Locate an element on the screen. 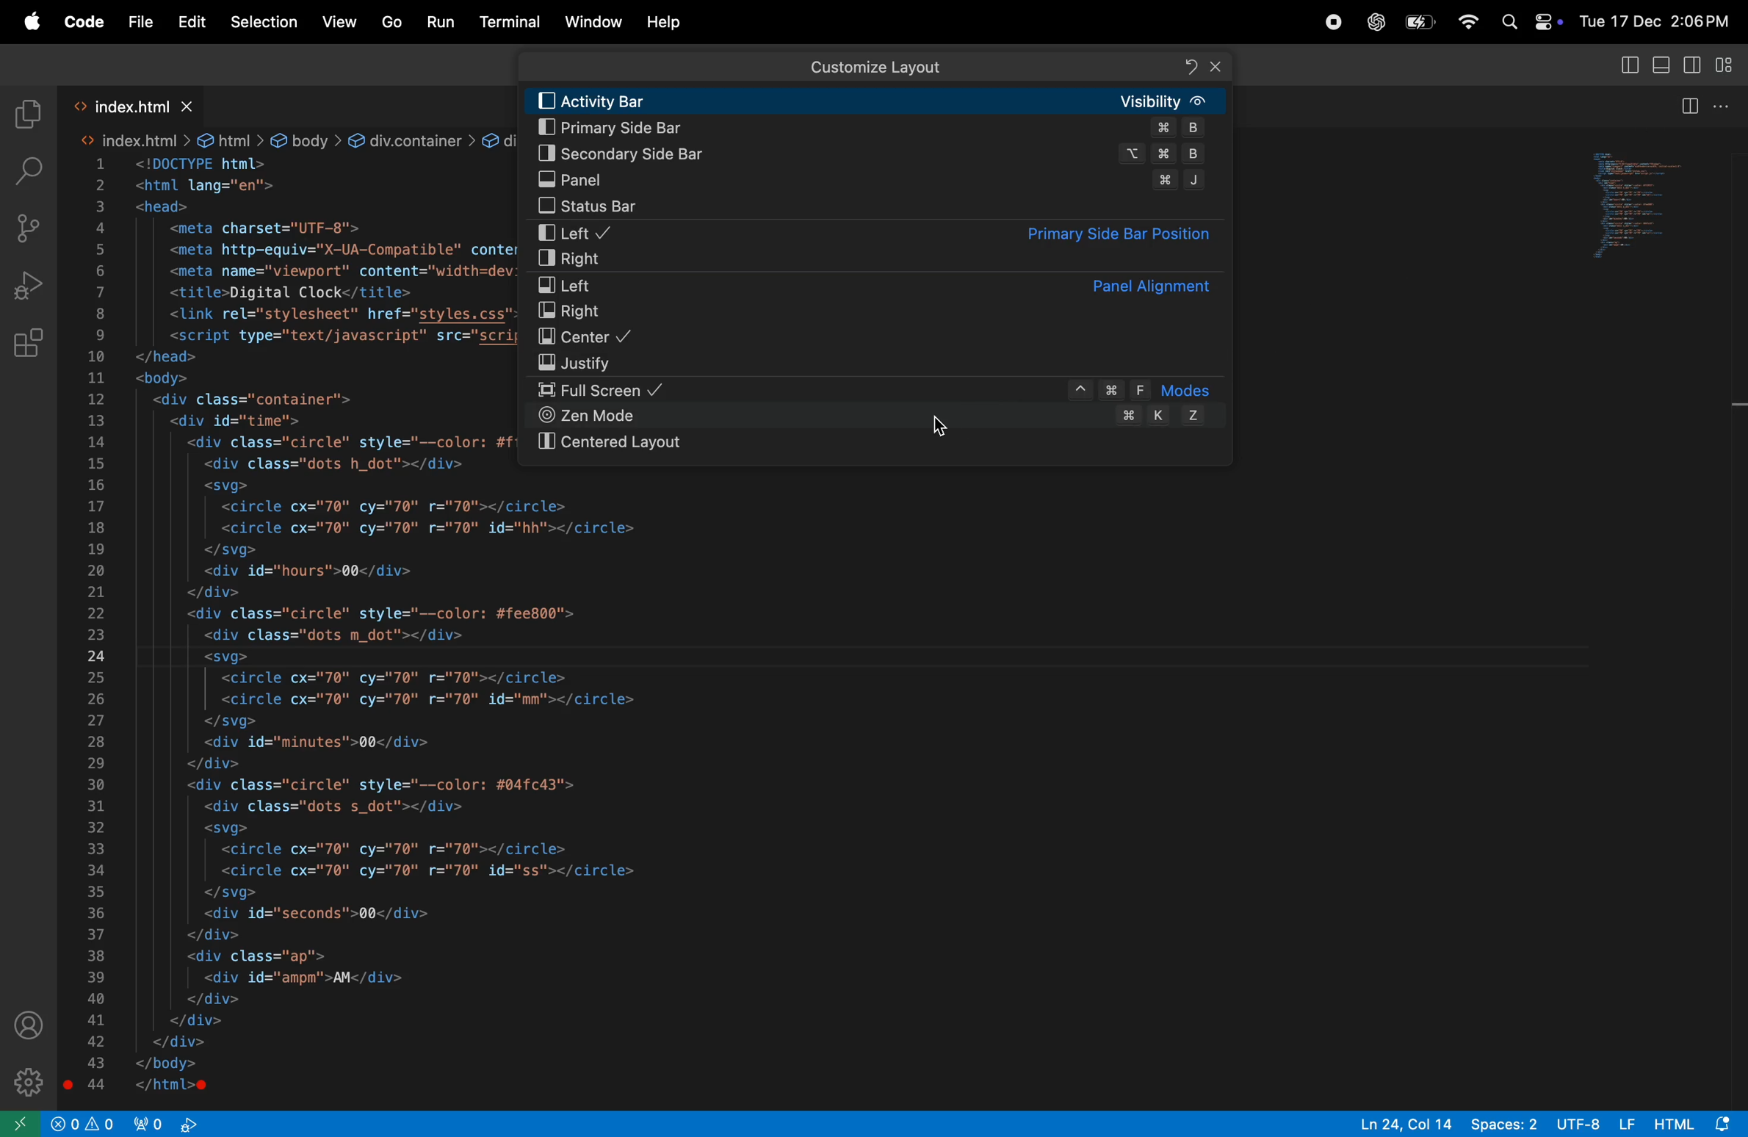  Replace is located at coordinates (1193, 67).